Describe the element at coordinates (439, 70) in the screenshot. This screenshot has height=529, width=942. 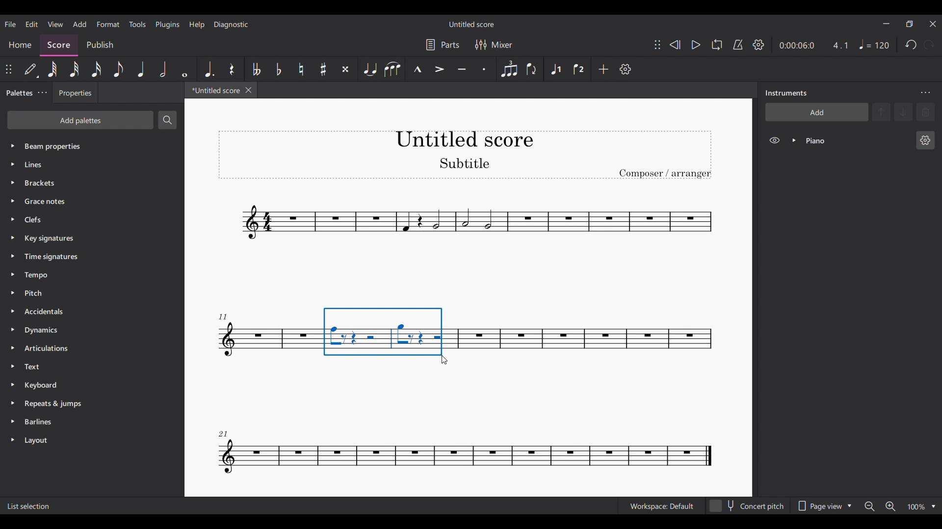
I see `Accent` at that location.